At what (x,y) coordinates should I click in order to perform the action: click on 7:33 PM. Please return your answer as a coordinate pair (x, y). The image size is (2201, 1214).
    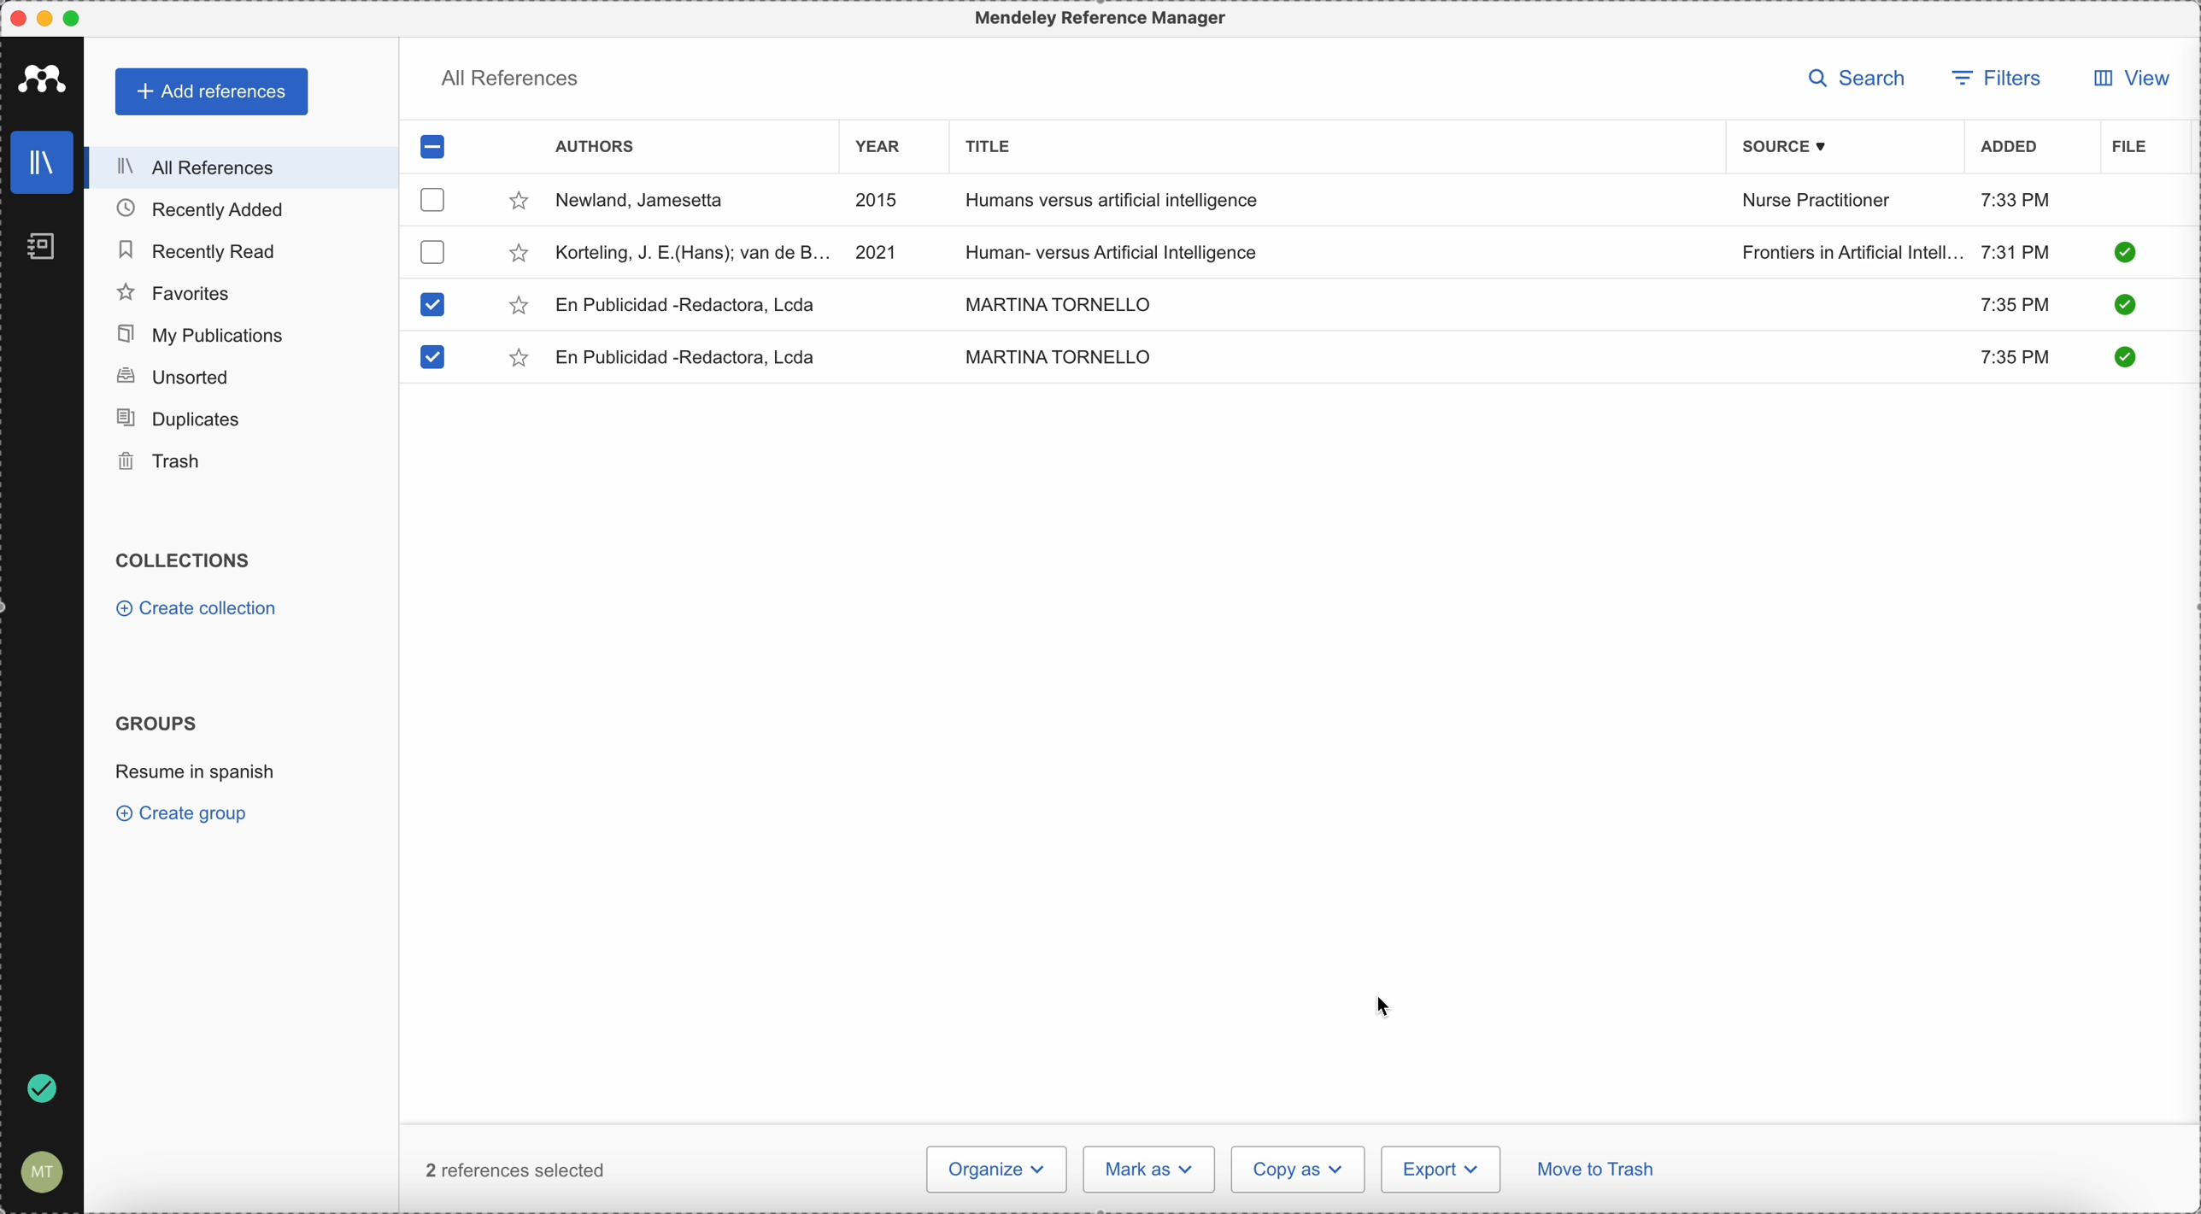
    Looking at the image, I should click on (2016, 199).